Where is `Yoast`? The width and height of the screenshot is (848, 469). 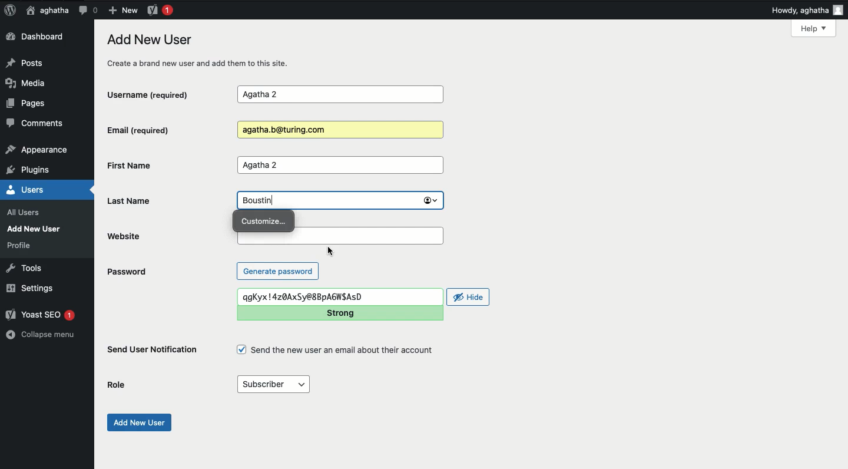
Yoast is located at coordinates (159, 9).